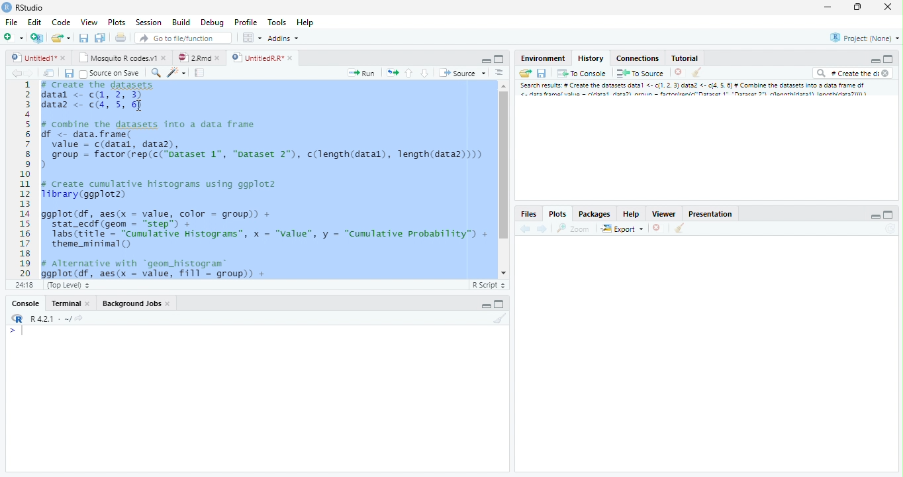 Image resolution: width=903 pixels, height=477 pixels. I want to click on Code, so click(60, 23).